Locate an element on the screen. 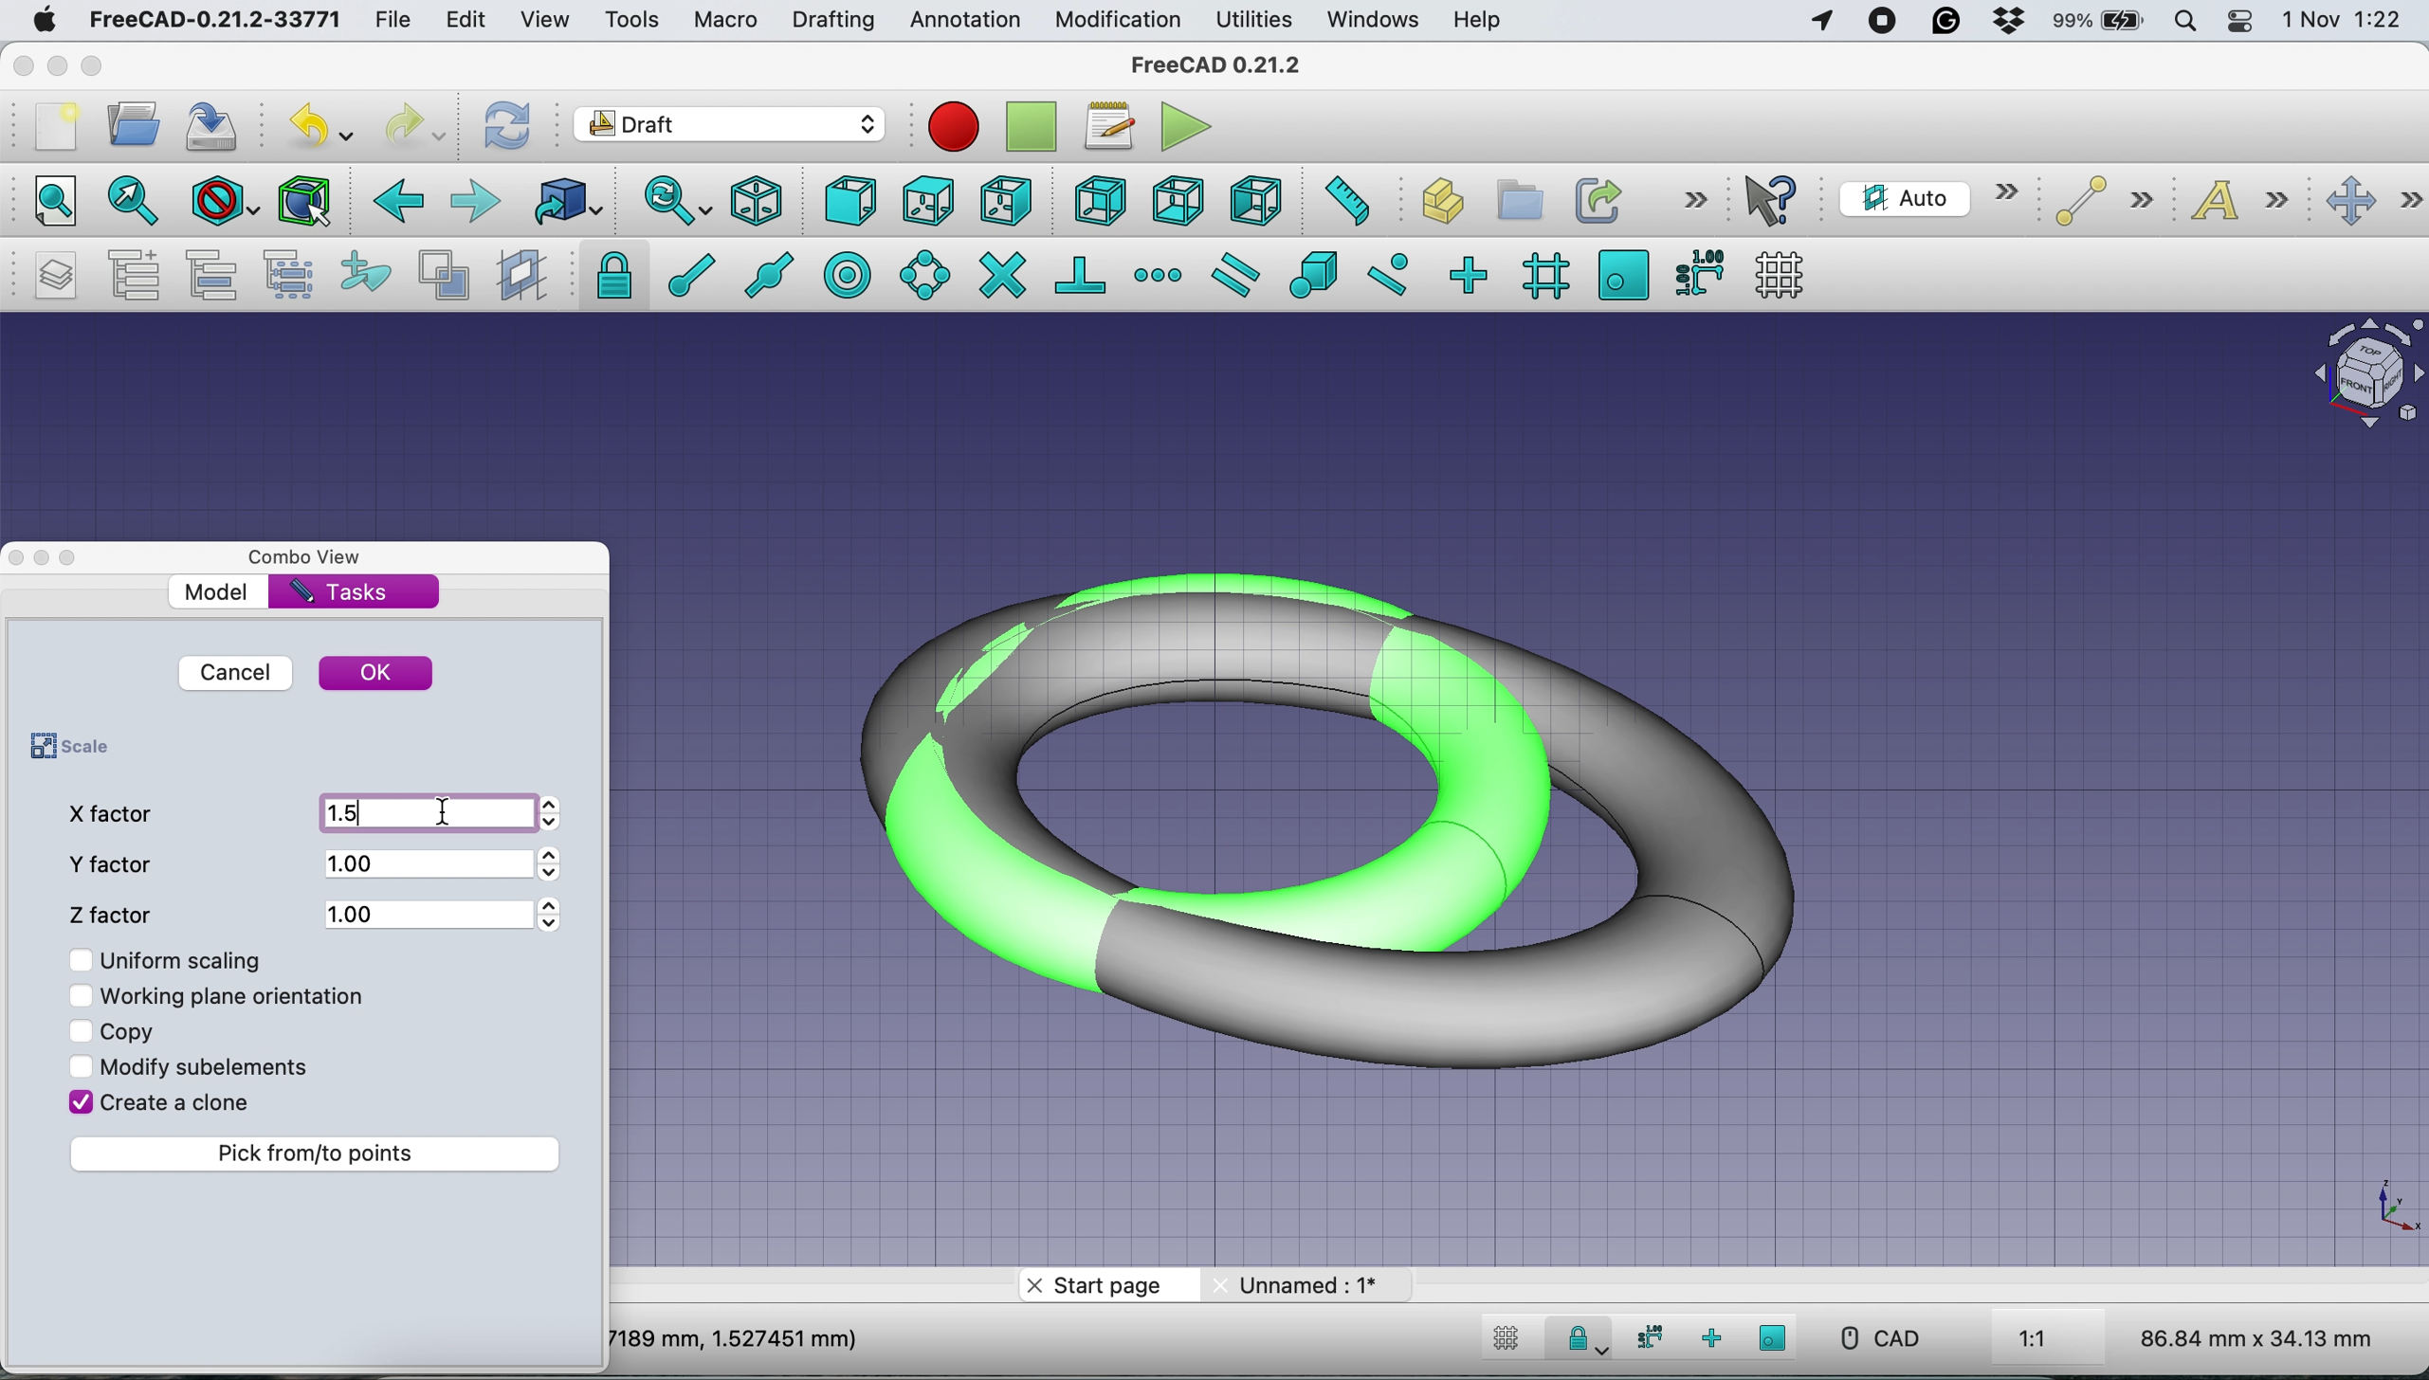 The width and height of the screenshot is (2429, 1380). manage layers is located at coordinates (60, 275).